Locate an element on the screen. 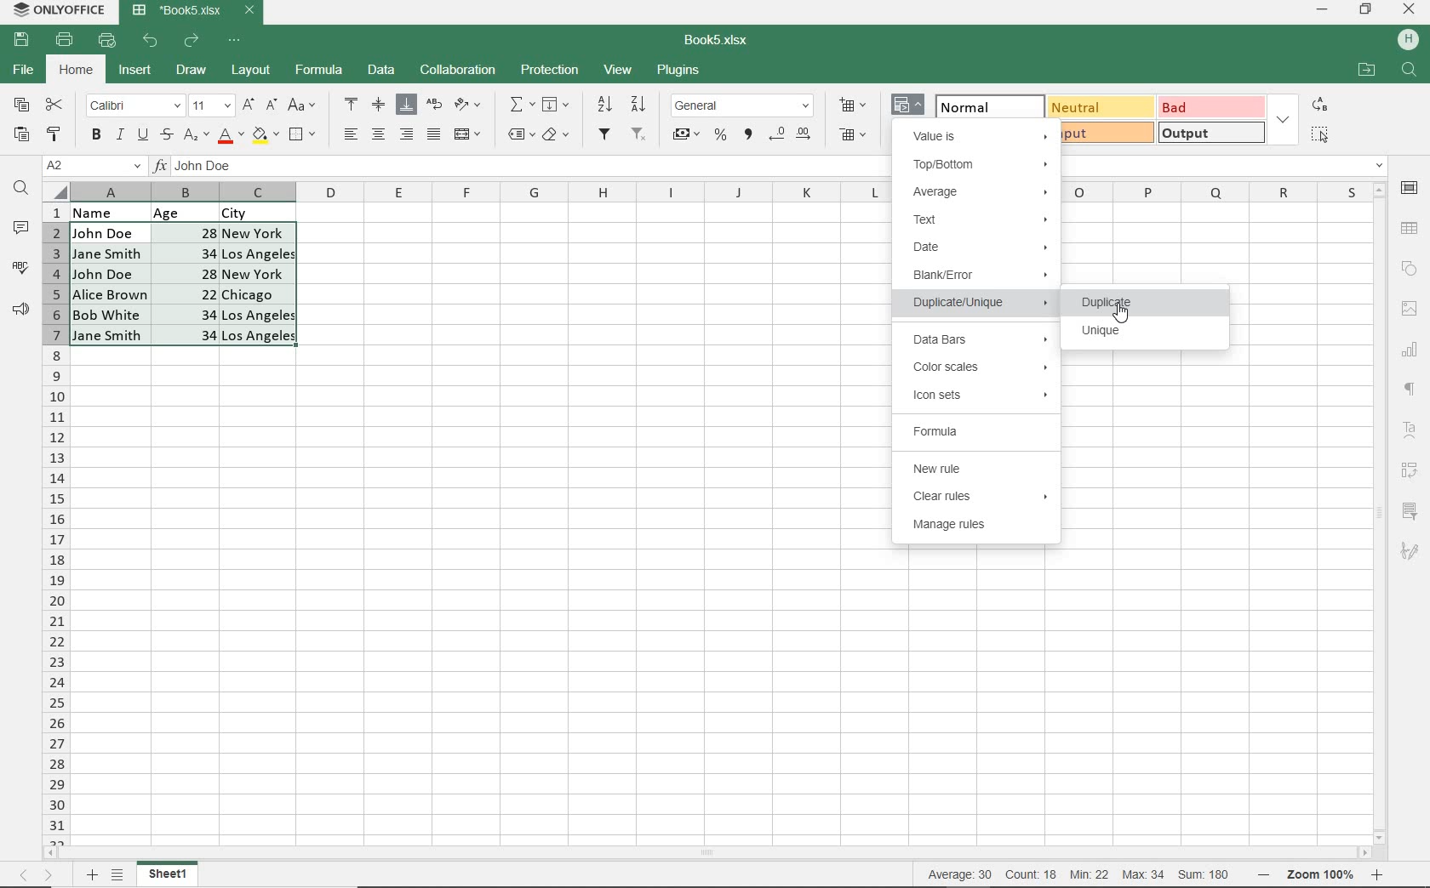 Image resolution: width=1430 pixels, height=888 pixels. INSERT is located at coordinates (135, 72).